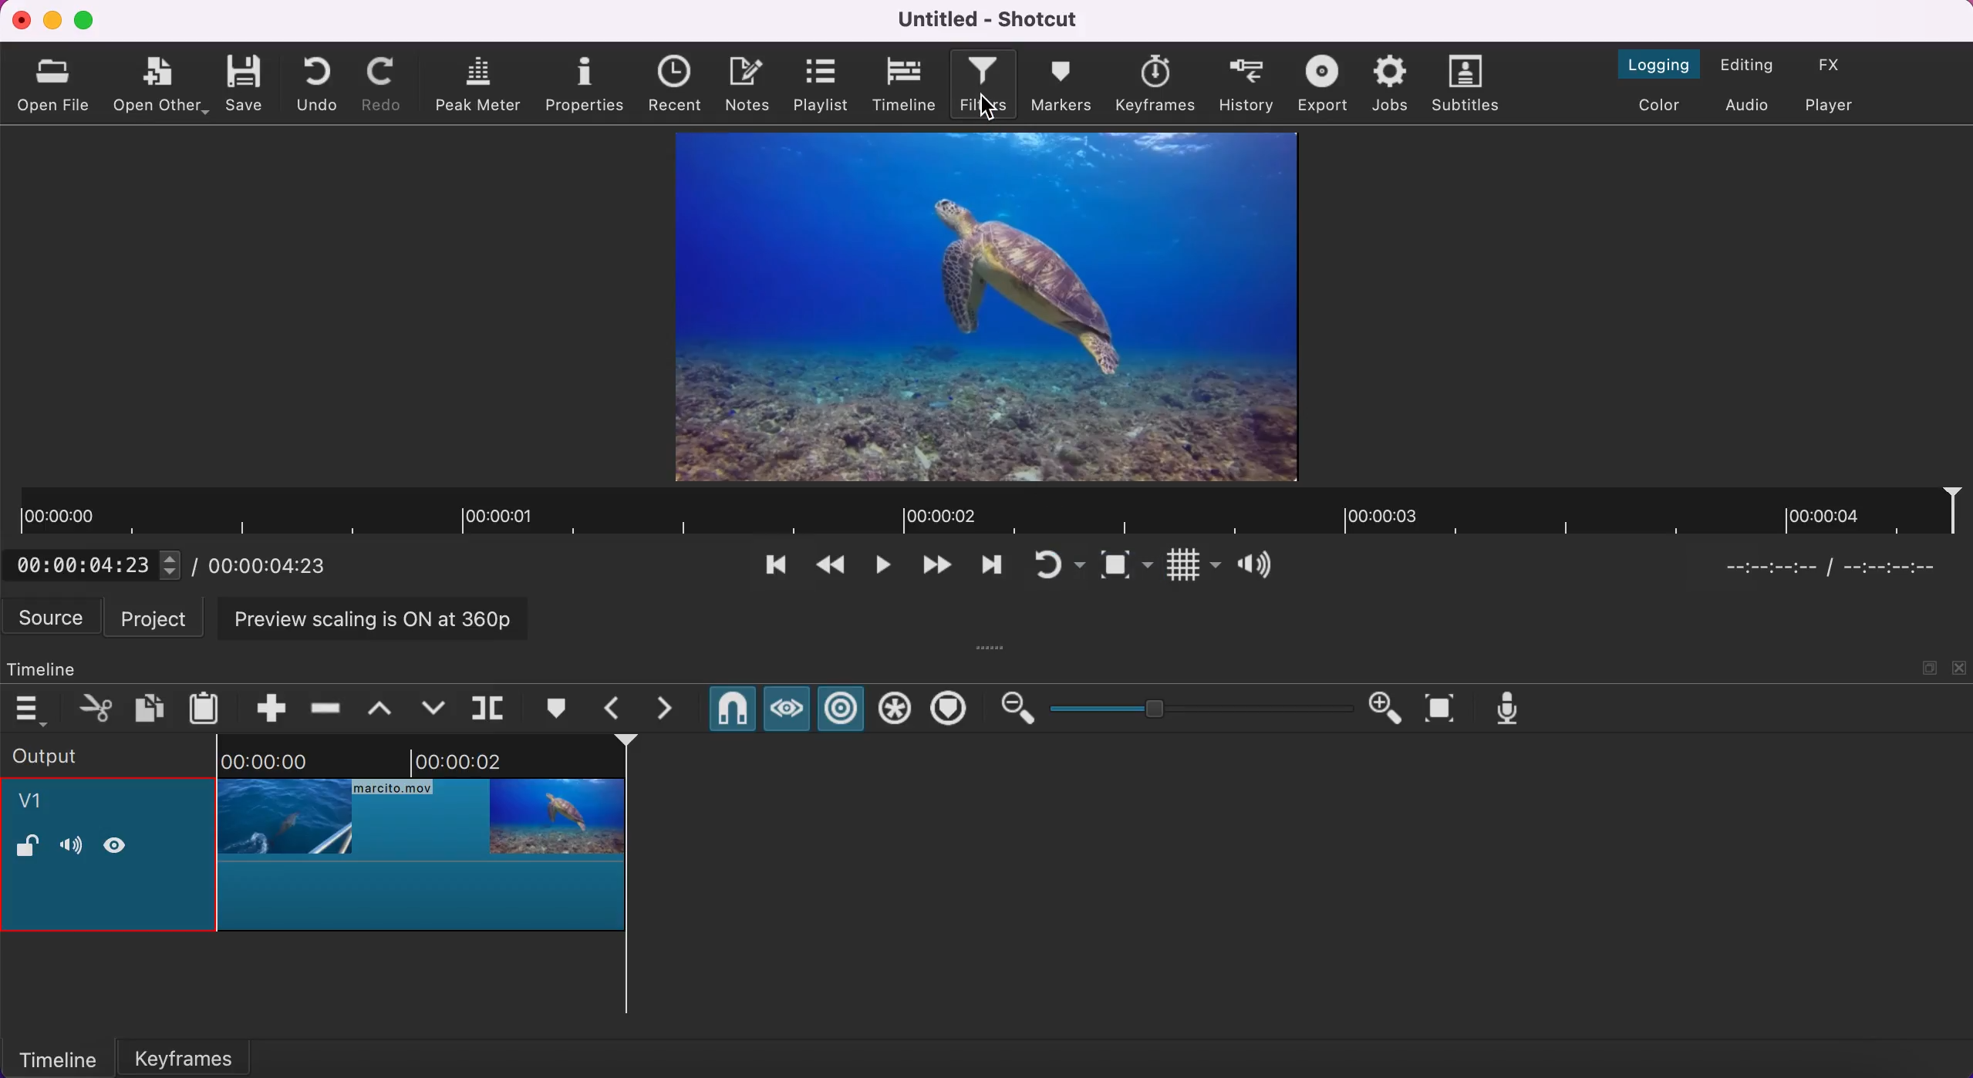 This screenshot has height=1078, width=1973. Describe the element at coordinates (208, 706) in the screenshot. I see `paste` at that location.